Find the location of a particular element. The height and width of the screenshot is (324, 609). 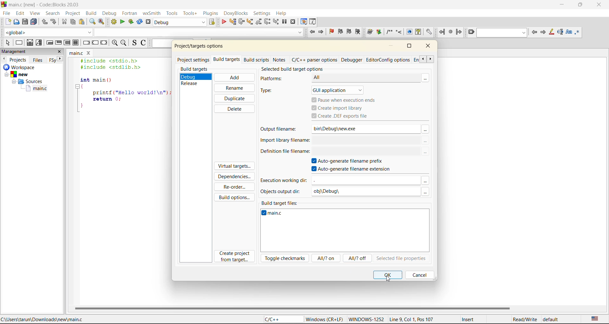

gui application is located at coordinates (333, 90).